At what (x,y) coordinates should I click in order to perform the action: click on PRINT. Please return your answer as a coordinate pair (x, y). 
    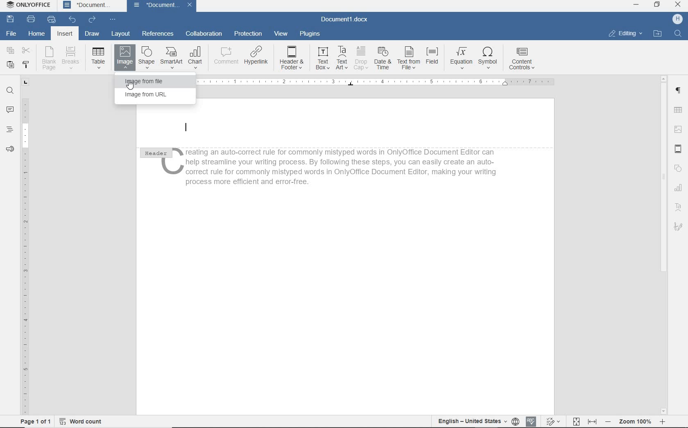
    Looking at the image, I should click on (31, 18).